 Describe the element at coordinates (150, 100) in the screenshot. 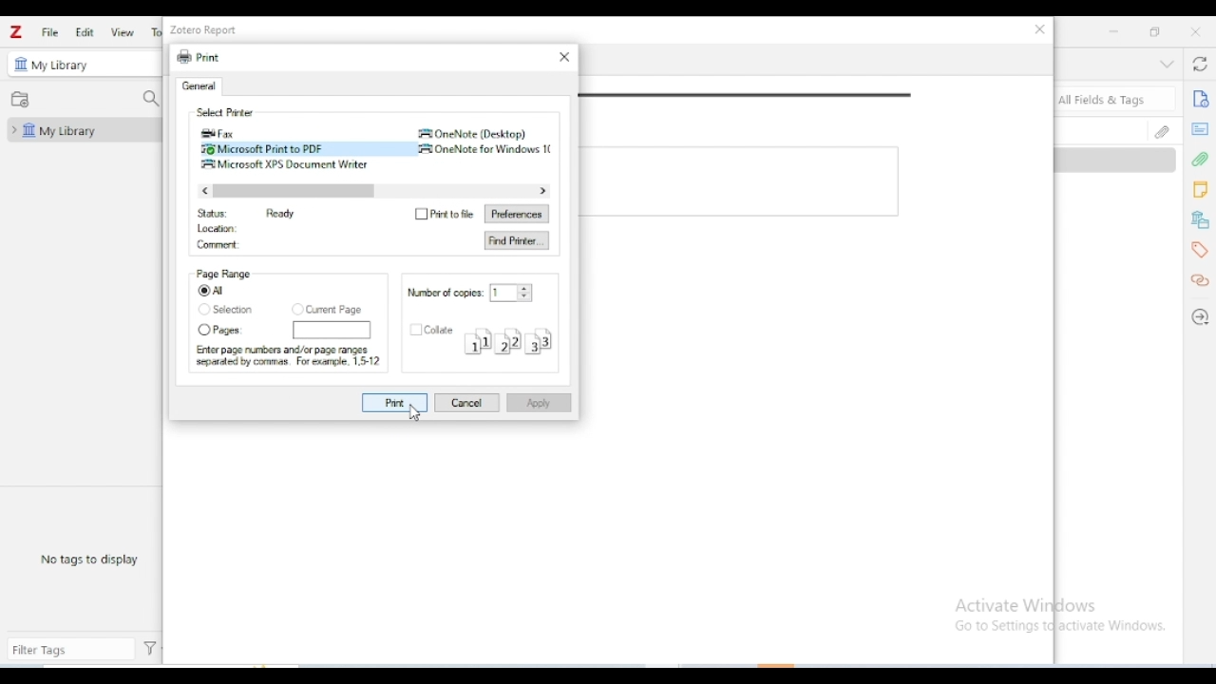

I see `filter collections` at that location.